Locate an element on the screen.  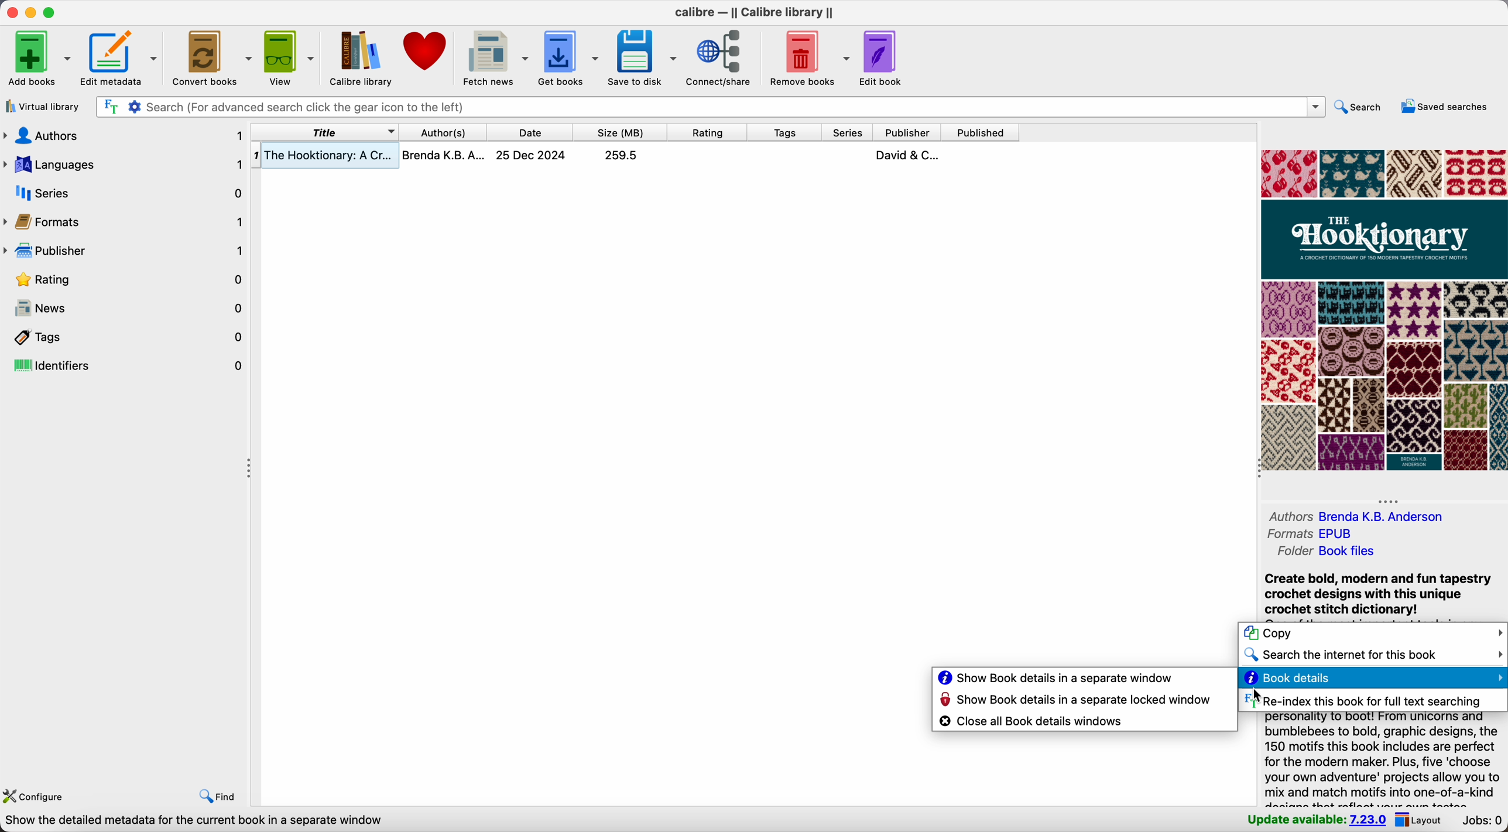
tags is located at coordinates (125, 337).